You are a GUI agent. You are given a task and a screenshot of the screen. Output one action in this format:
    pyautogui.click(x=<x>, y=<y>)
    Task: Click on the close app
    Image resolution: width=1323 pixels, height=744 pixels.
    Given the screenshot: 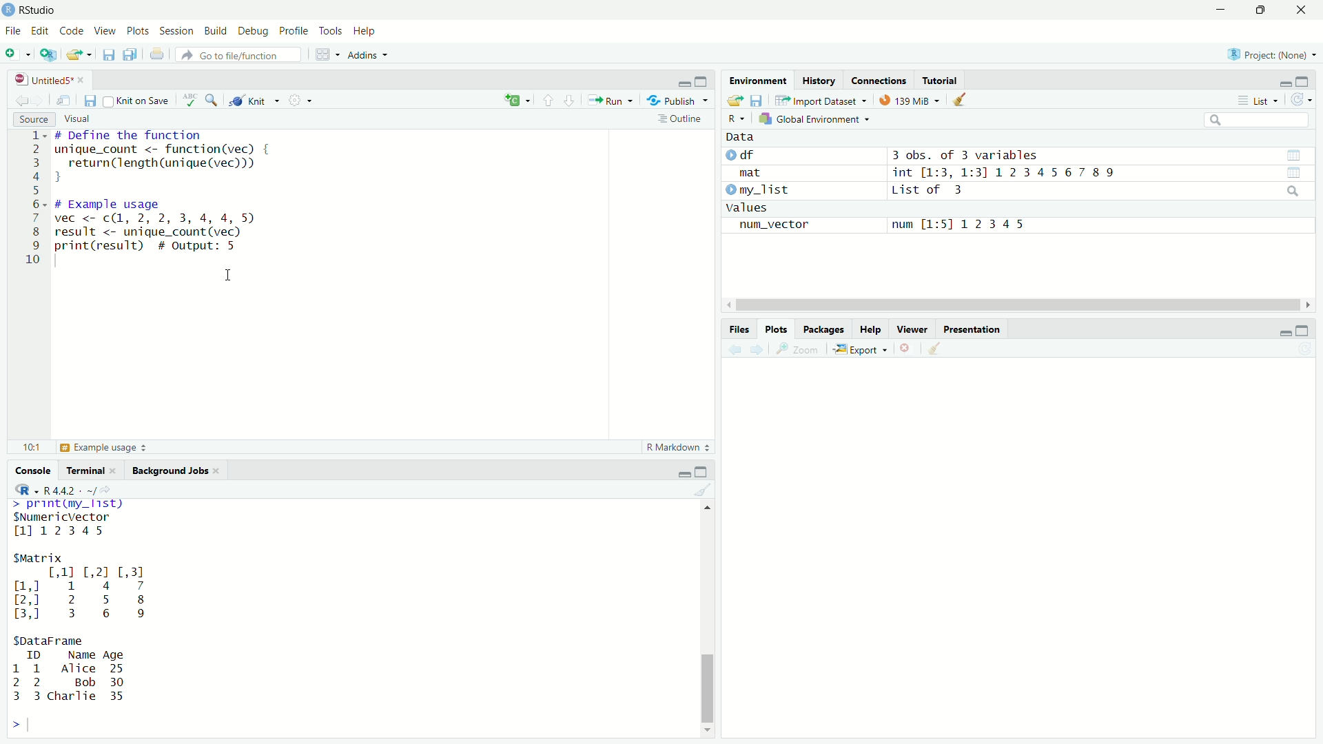 What is the action you would take?
    pyautogui.click(x=1302, y=11)
    